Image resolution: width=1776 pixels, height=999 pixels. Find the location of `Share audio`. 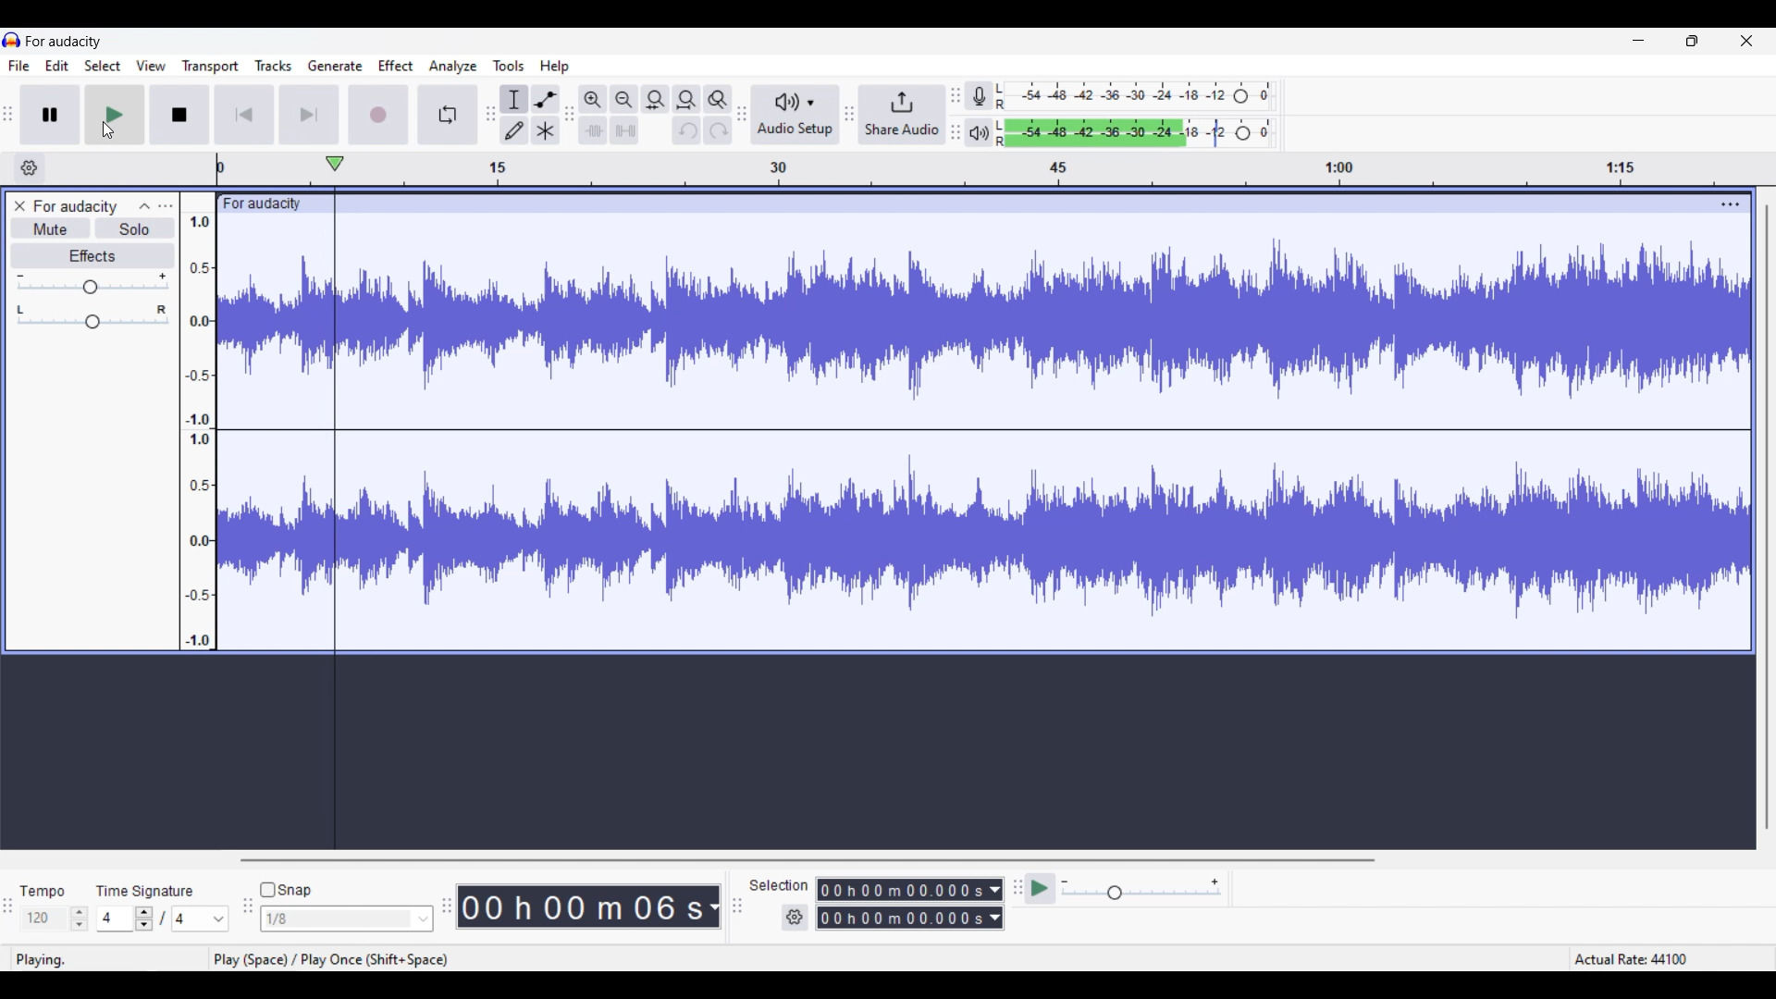

Share audio is located at coordinates (902, 115).